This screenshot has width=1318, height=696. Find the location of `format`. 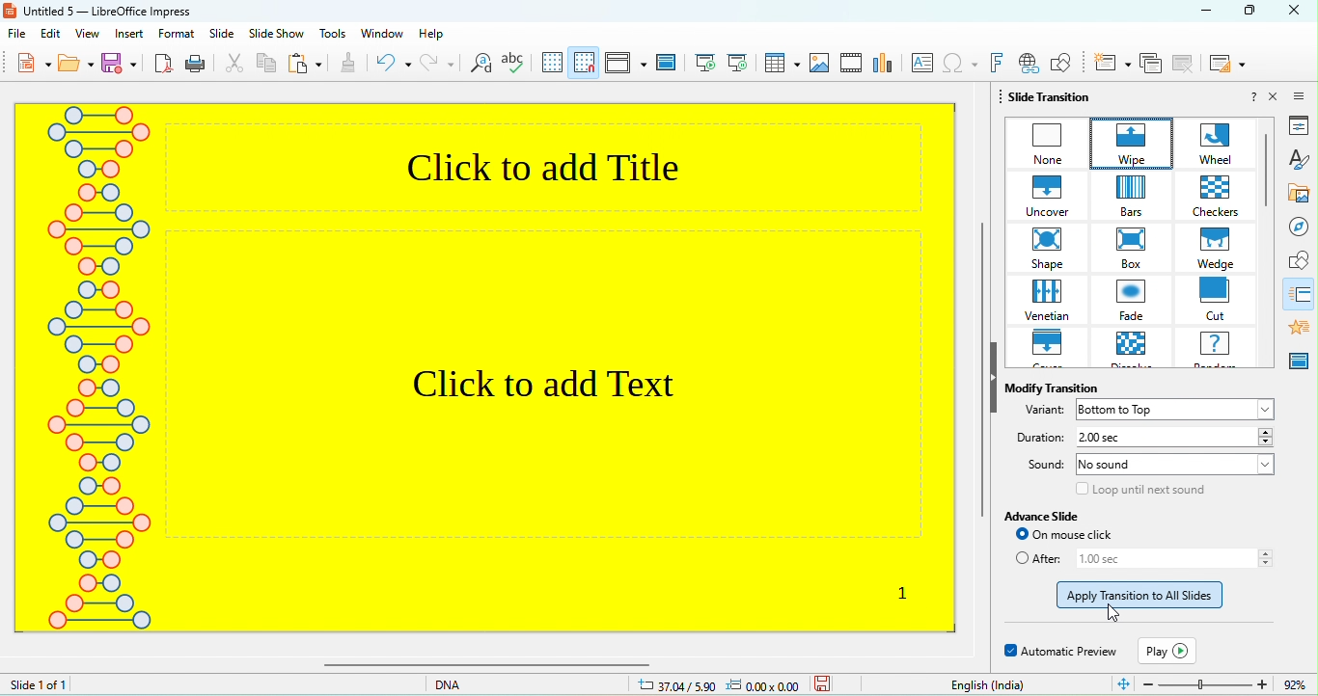

format is located at coordinates (177, 34).